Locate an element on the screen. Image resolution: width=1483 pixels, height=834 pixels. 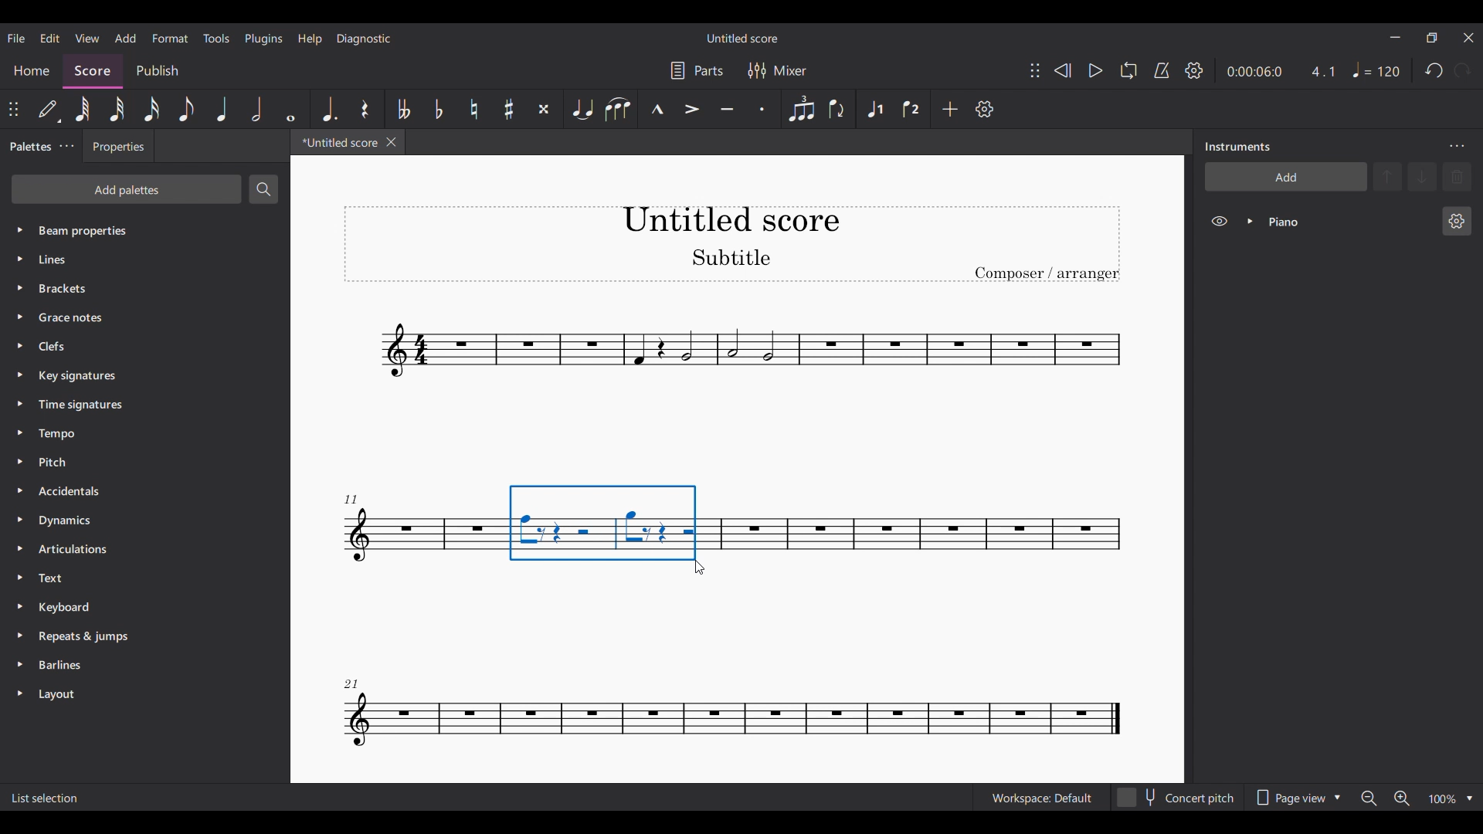
Page view options is located at coordinates (1299, 793).